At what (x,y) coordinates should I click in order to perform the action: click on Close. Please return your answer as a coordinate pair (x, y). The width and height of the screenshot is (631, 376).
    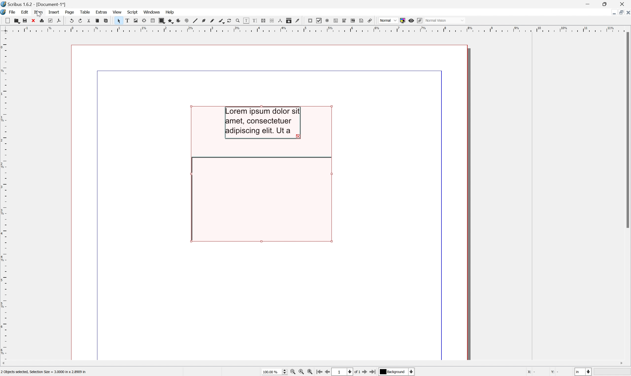
    Looking at the image, I should click on (33, 21).